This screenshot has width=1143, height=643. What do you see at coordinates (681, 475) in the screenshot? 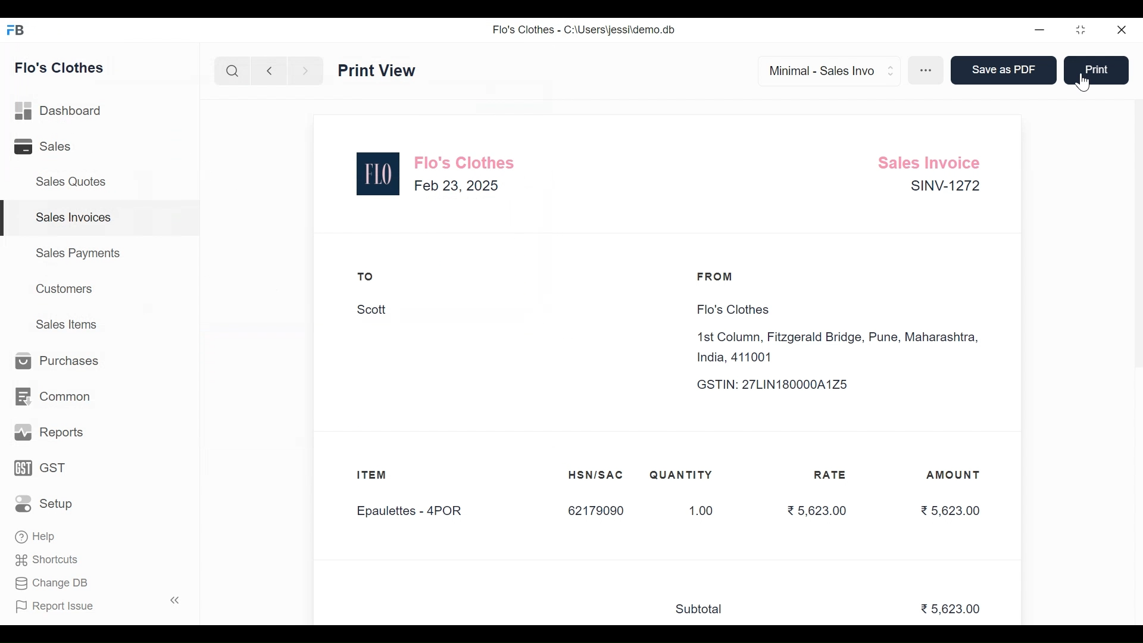
I see `QUANTITY` at bounding box center [681, 475].